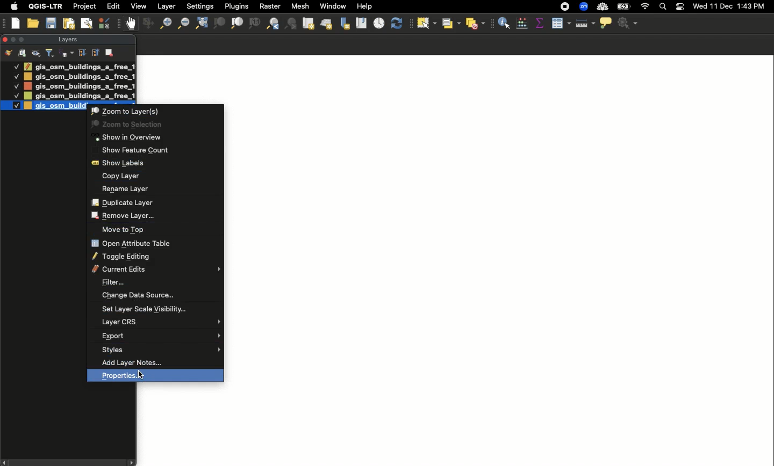  What do you see at coordinates (678, 7) in the screenshot?
I see `Notification` at bounding box center [678, 7].